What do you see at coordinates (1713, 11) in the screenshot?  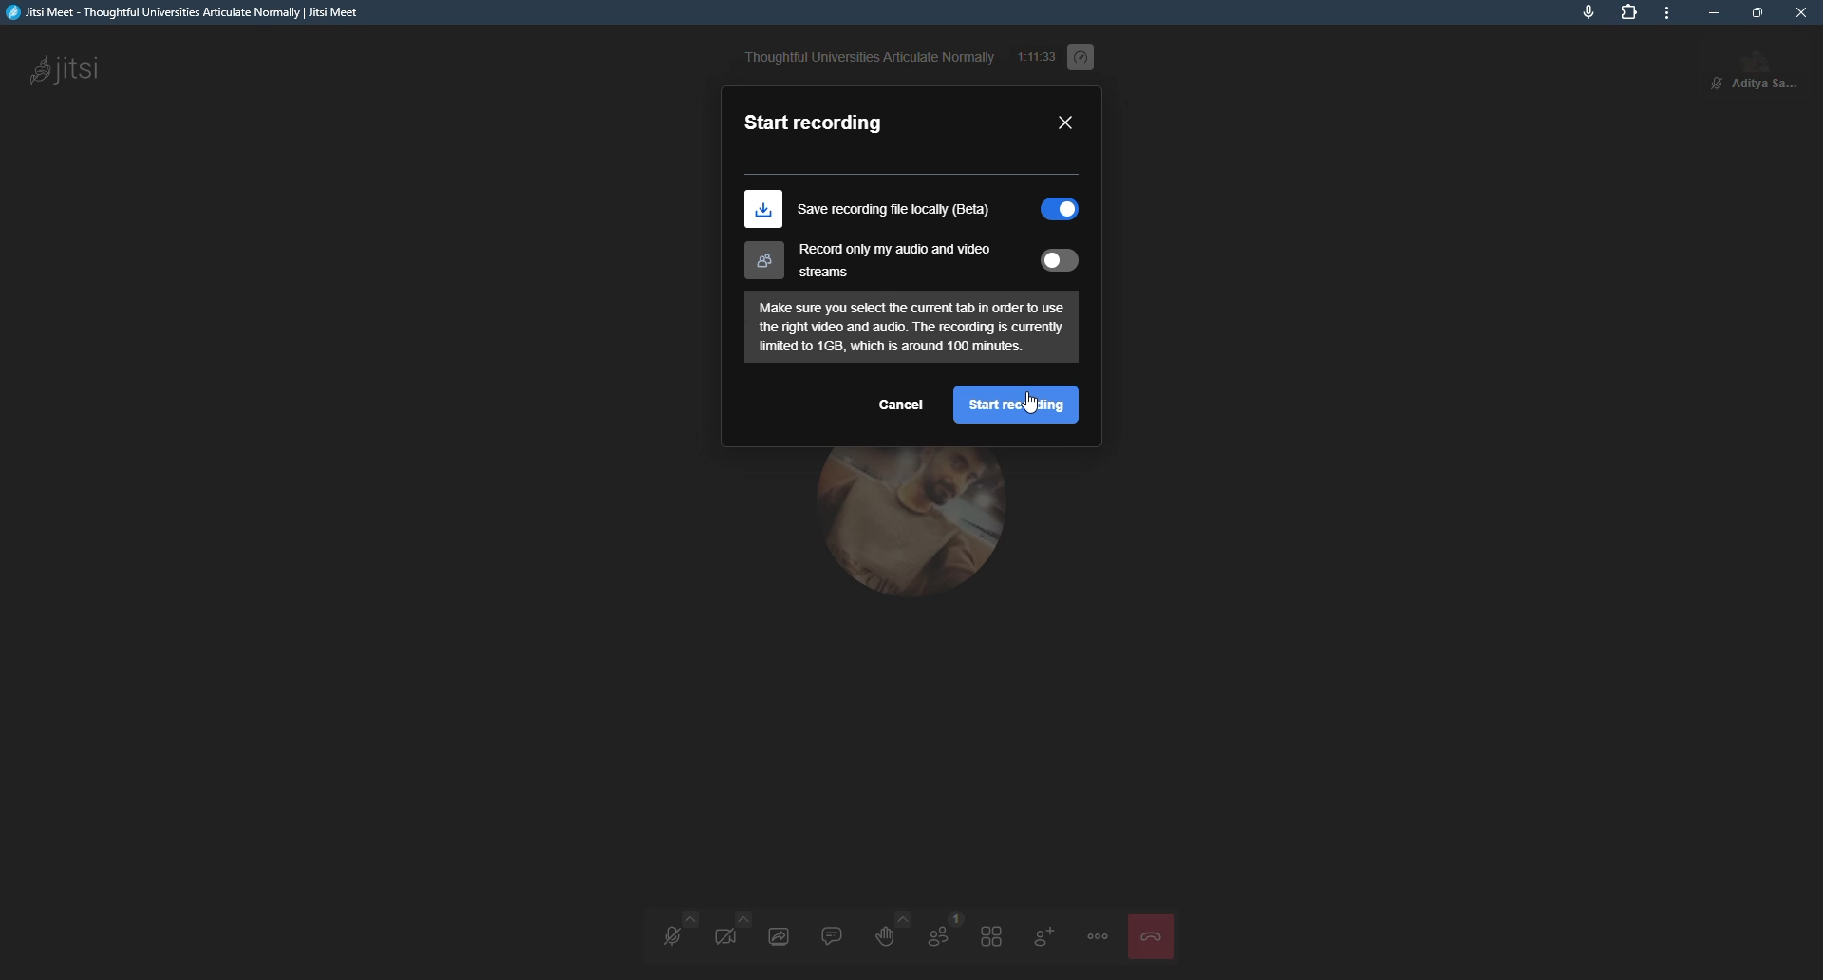 I see `minimize` at bounding box center [1713, 11].